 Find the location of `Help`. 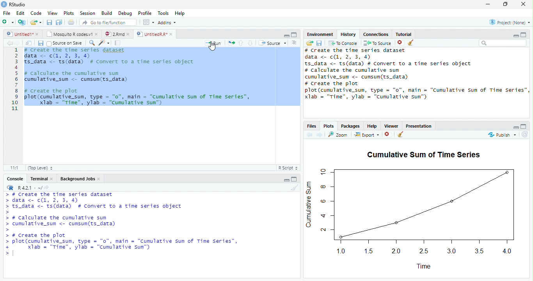

Help is located at coordinates (372, 126).